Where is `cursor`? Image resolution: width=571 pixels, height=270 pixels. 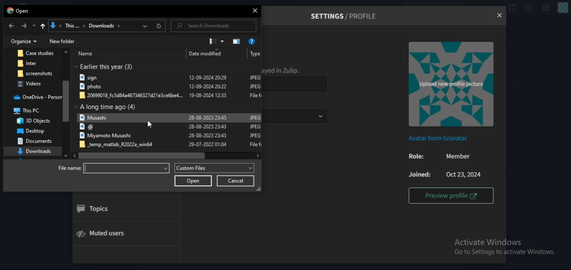
cursor is located at coordinates (152, 123).